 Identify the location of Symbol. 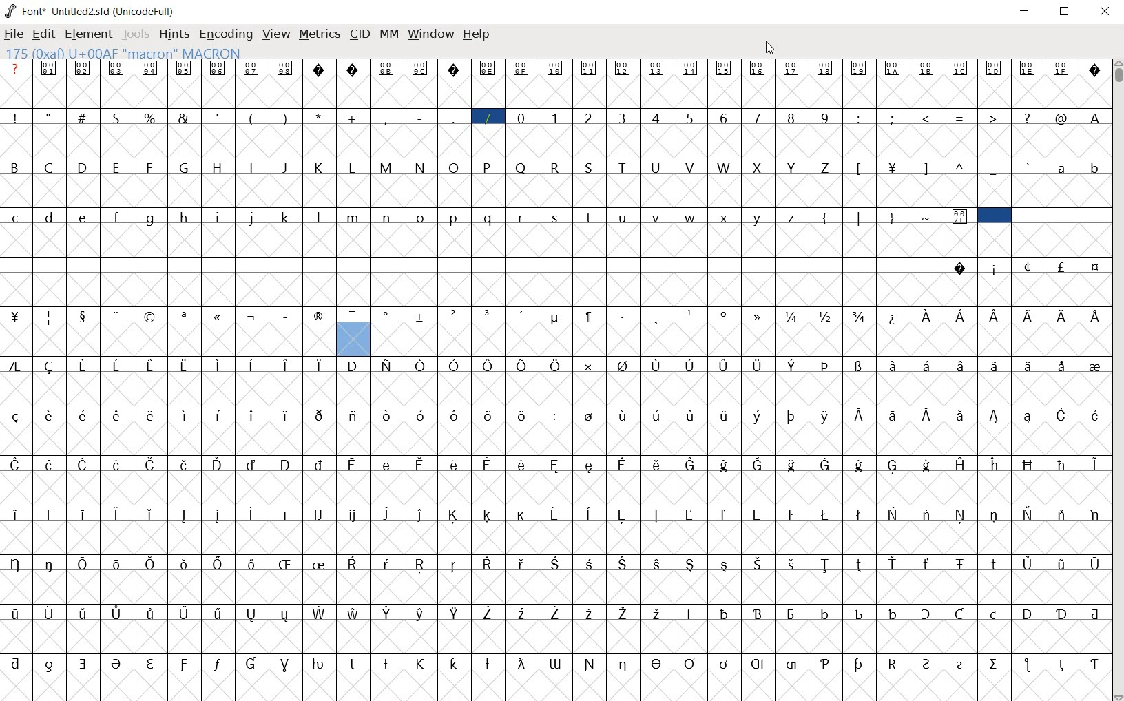
(659, 563).